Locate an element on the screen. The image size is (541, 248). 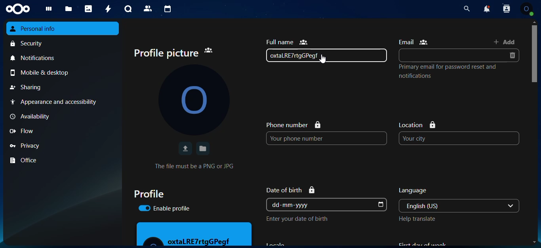
profile preview is located at coordinates (194, 234).